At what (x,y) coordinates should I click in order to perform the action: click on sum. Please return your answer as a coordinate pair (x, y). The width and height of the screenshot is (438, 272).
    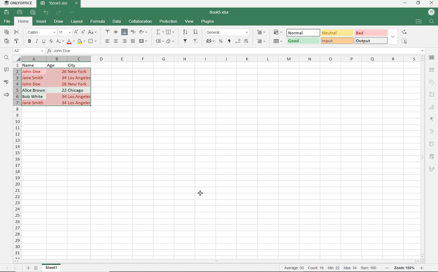
    Looking at the image, I should click on (368, 268).